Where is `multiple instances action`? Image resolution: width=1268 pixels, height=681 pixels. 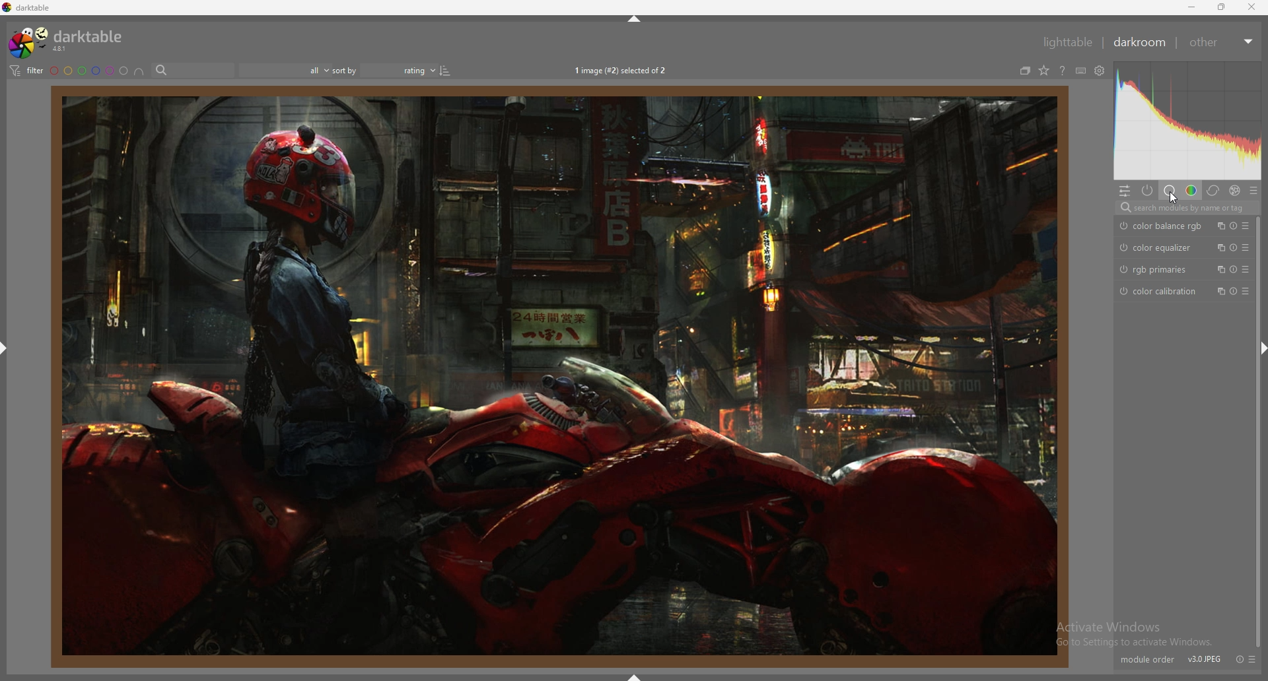
multiple instances action is located at coordinates (1218, 270).